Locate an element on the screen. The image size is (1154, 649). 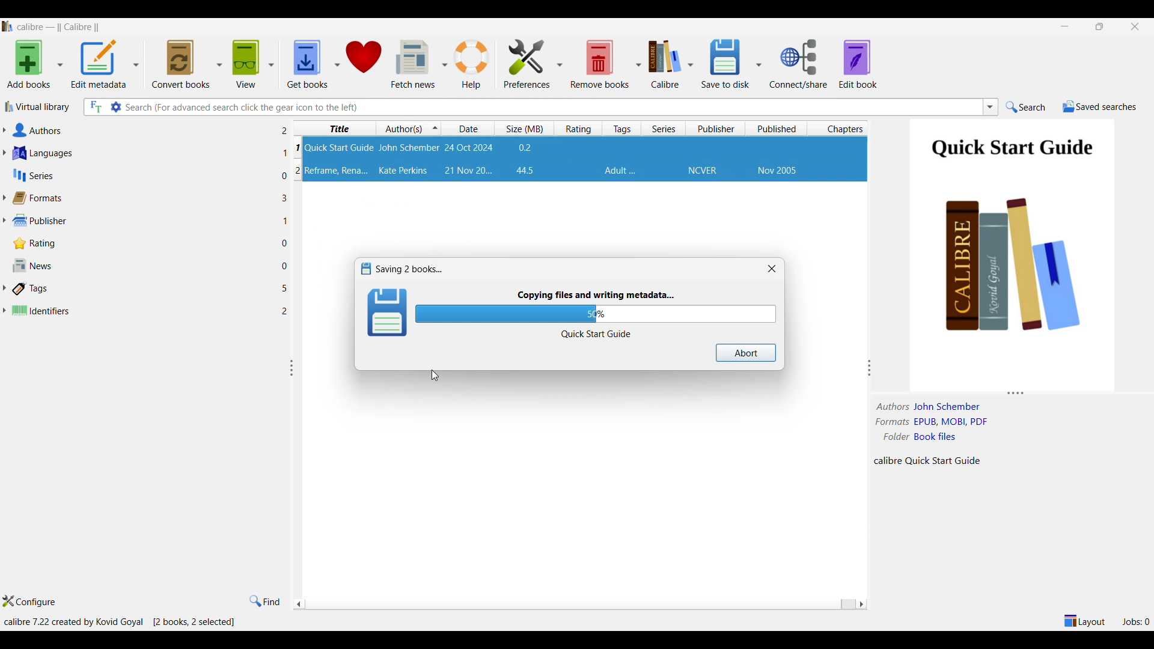
Close pop up is located at coordinates (772, 268).